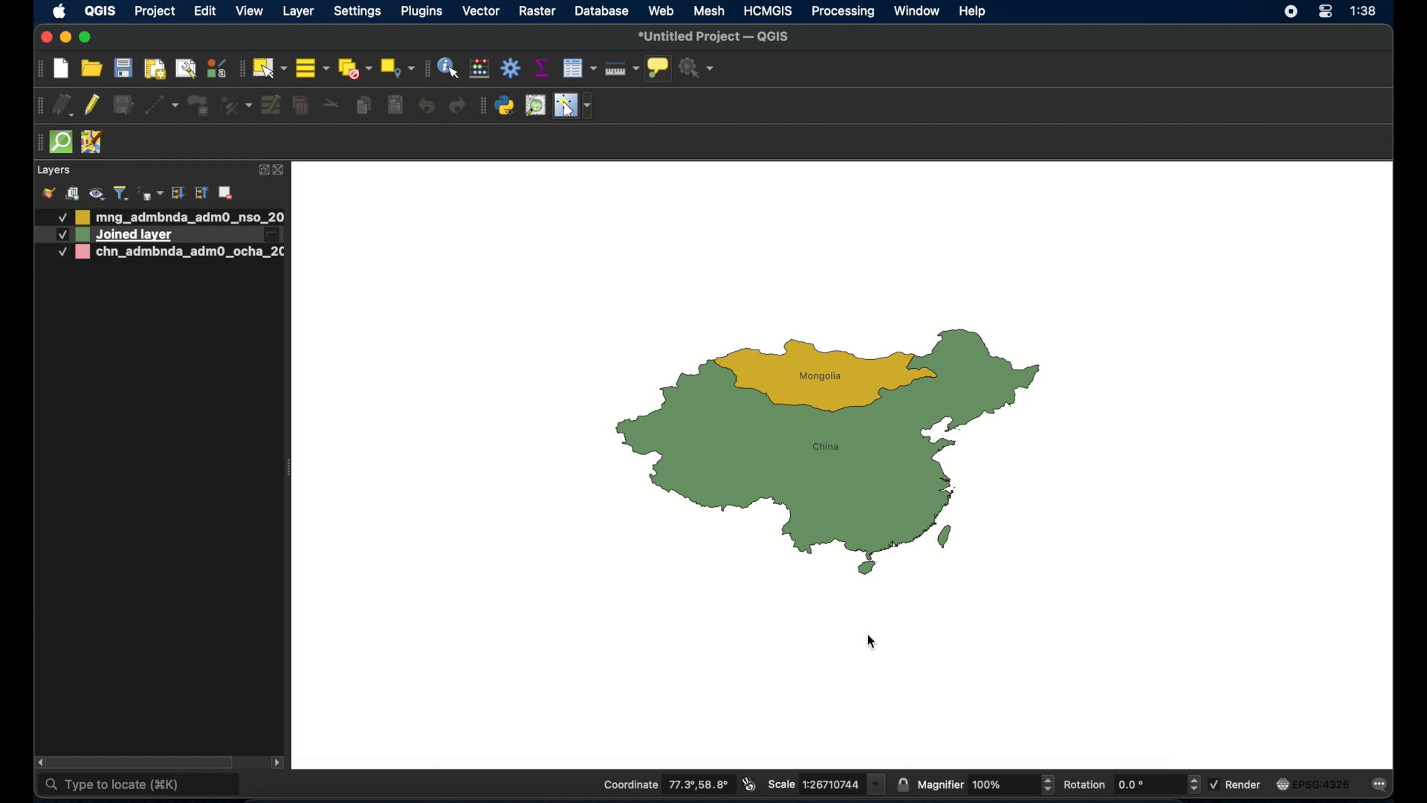  I want to click on type to locate, so click(140, 786).